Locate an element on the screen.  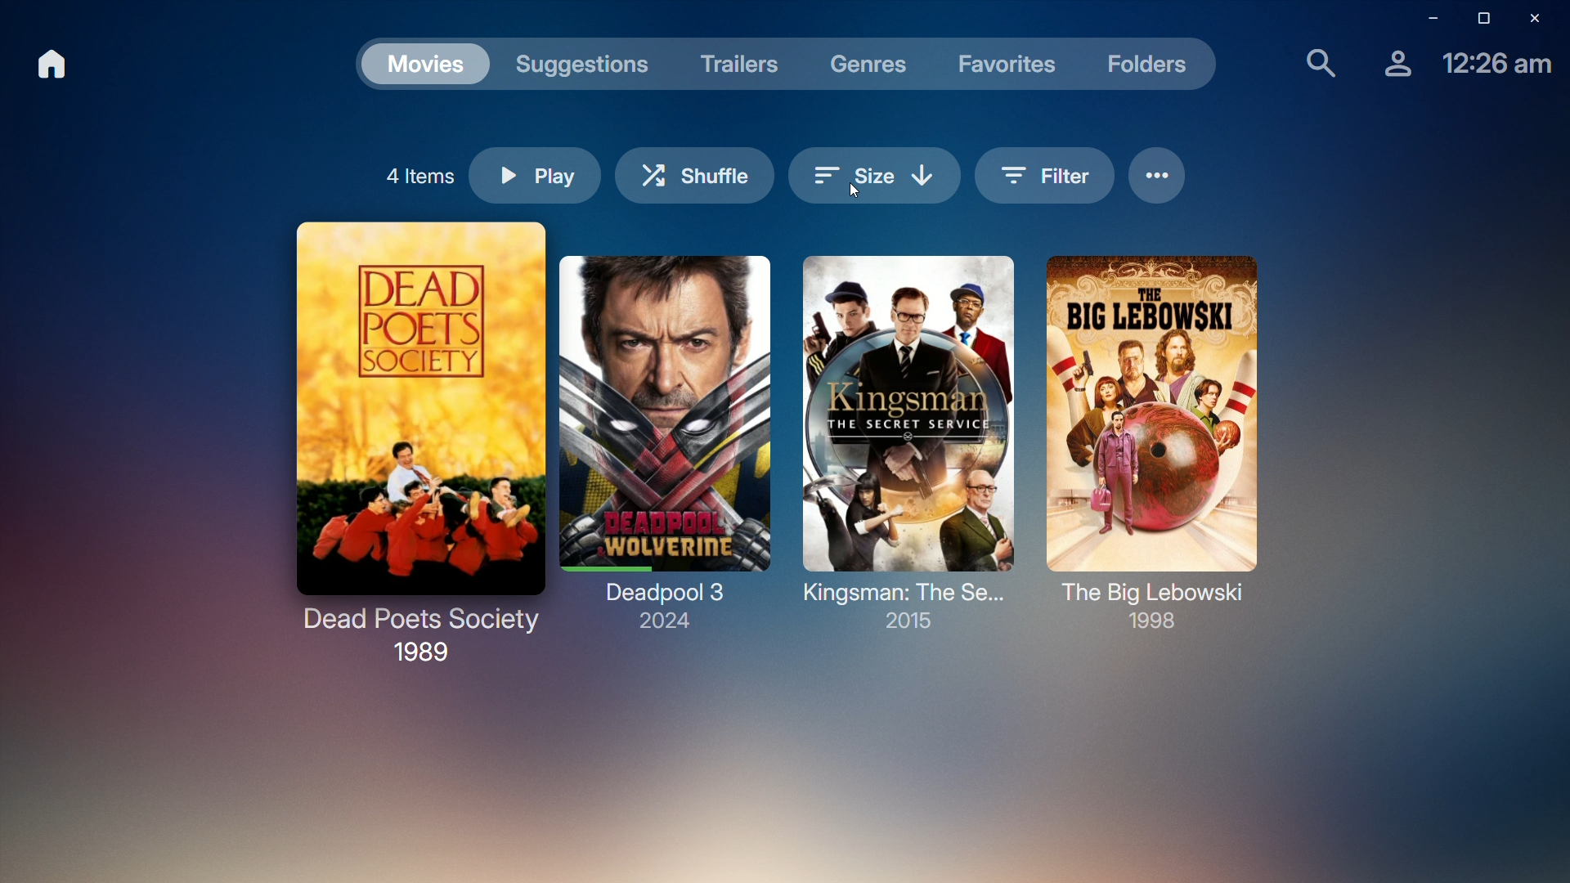
Minimize is located at coordinates (1424, 19).